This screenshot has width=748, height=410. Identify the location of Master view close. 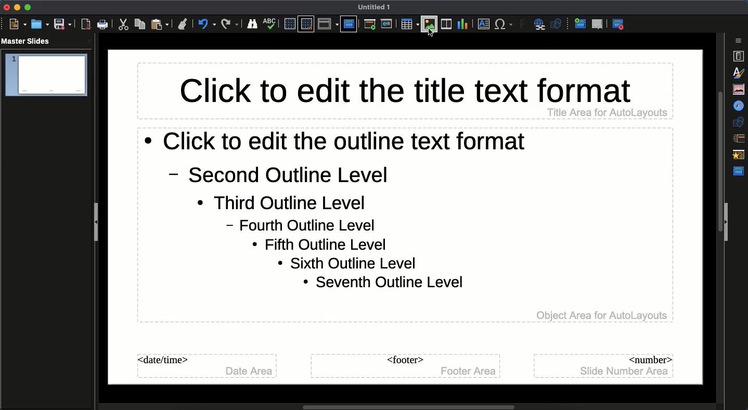
(620, 24).